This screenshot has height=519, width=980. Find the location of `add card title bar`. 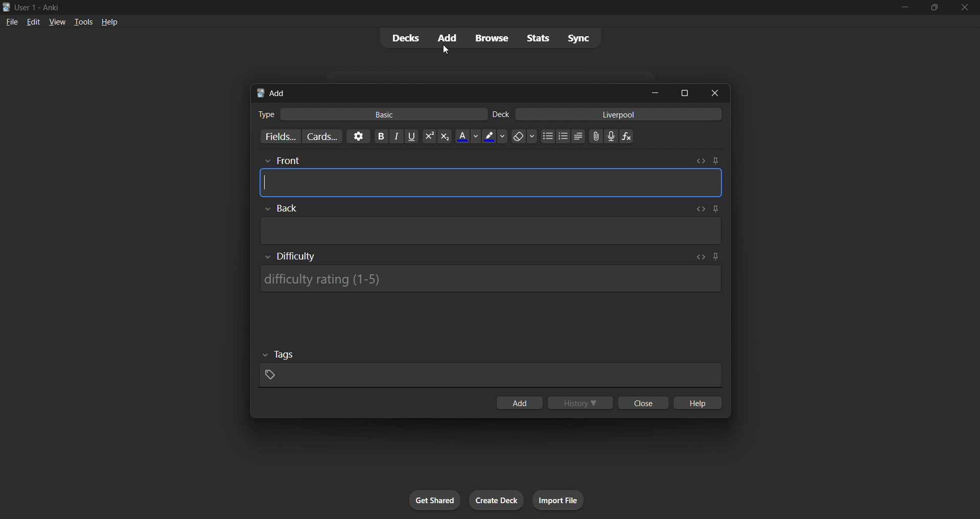

add card title bar is located at coordinates (447, 91).